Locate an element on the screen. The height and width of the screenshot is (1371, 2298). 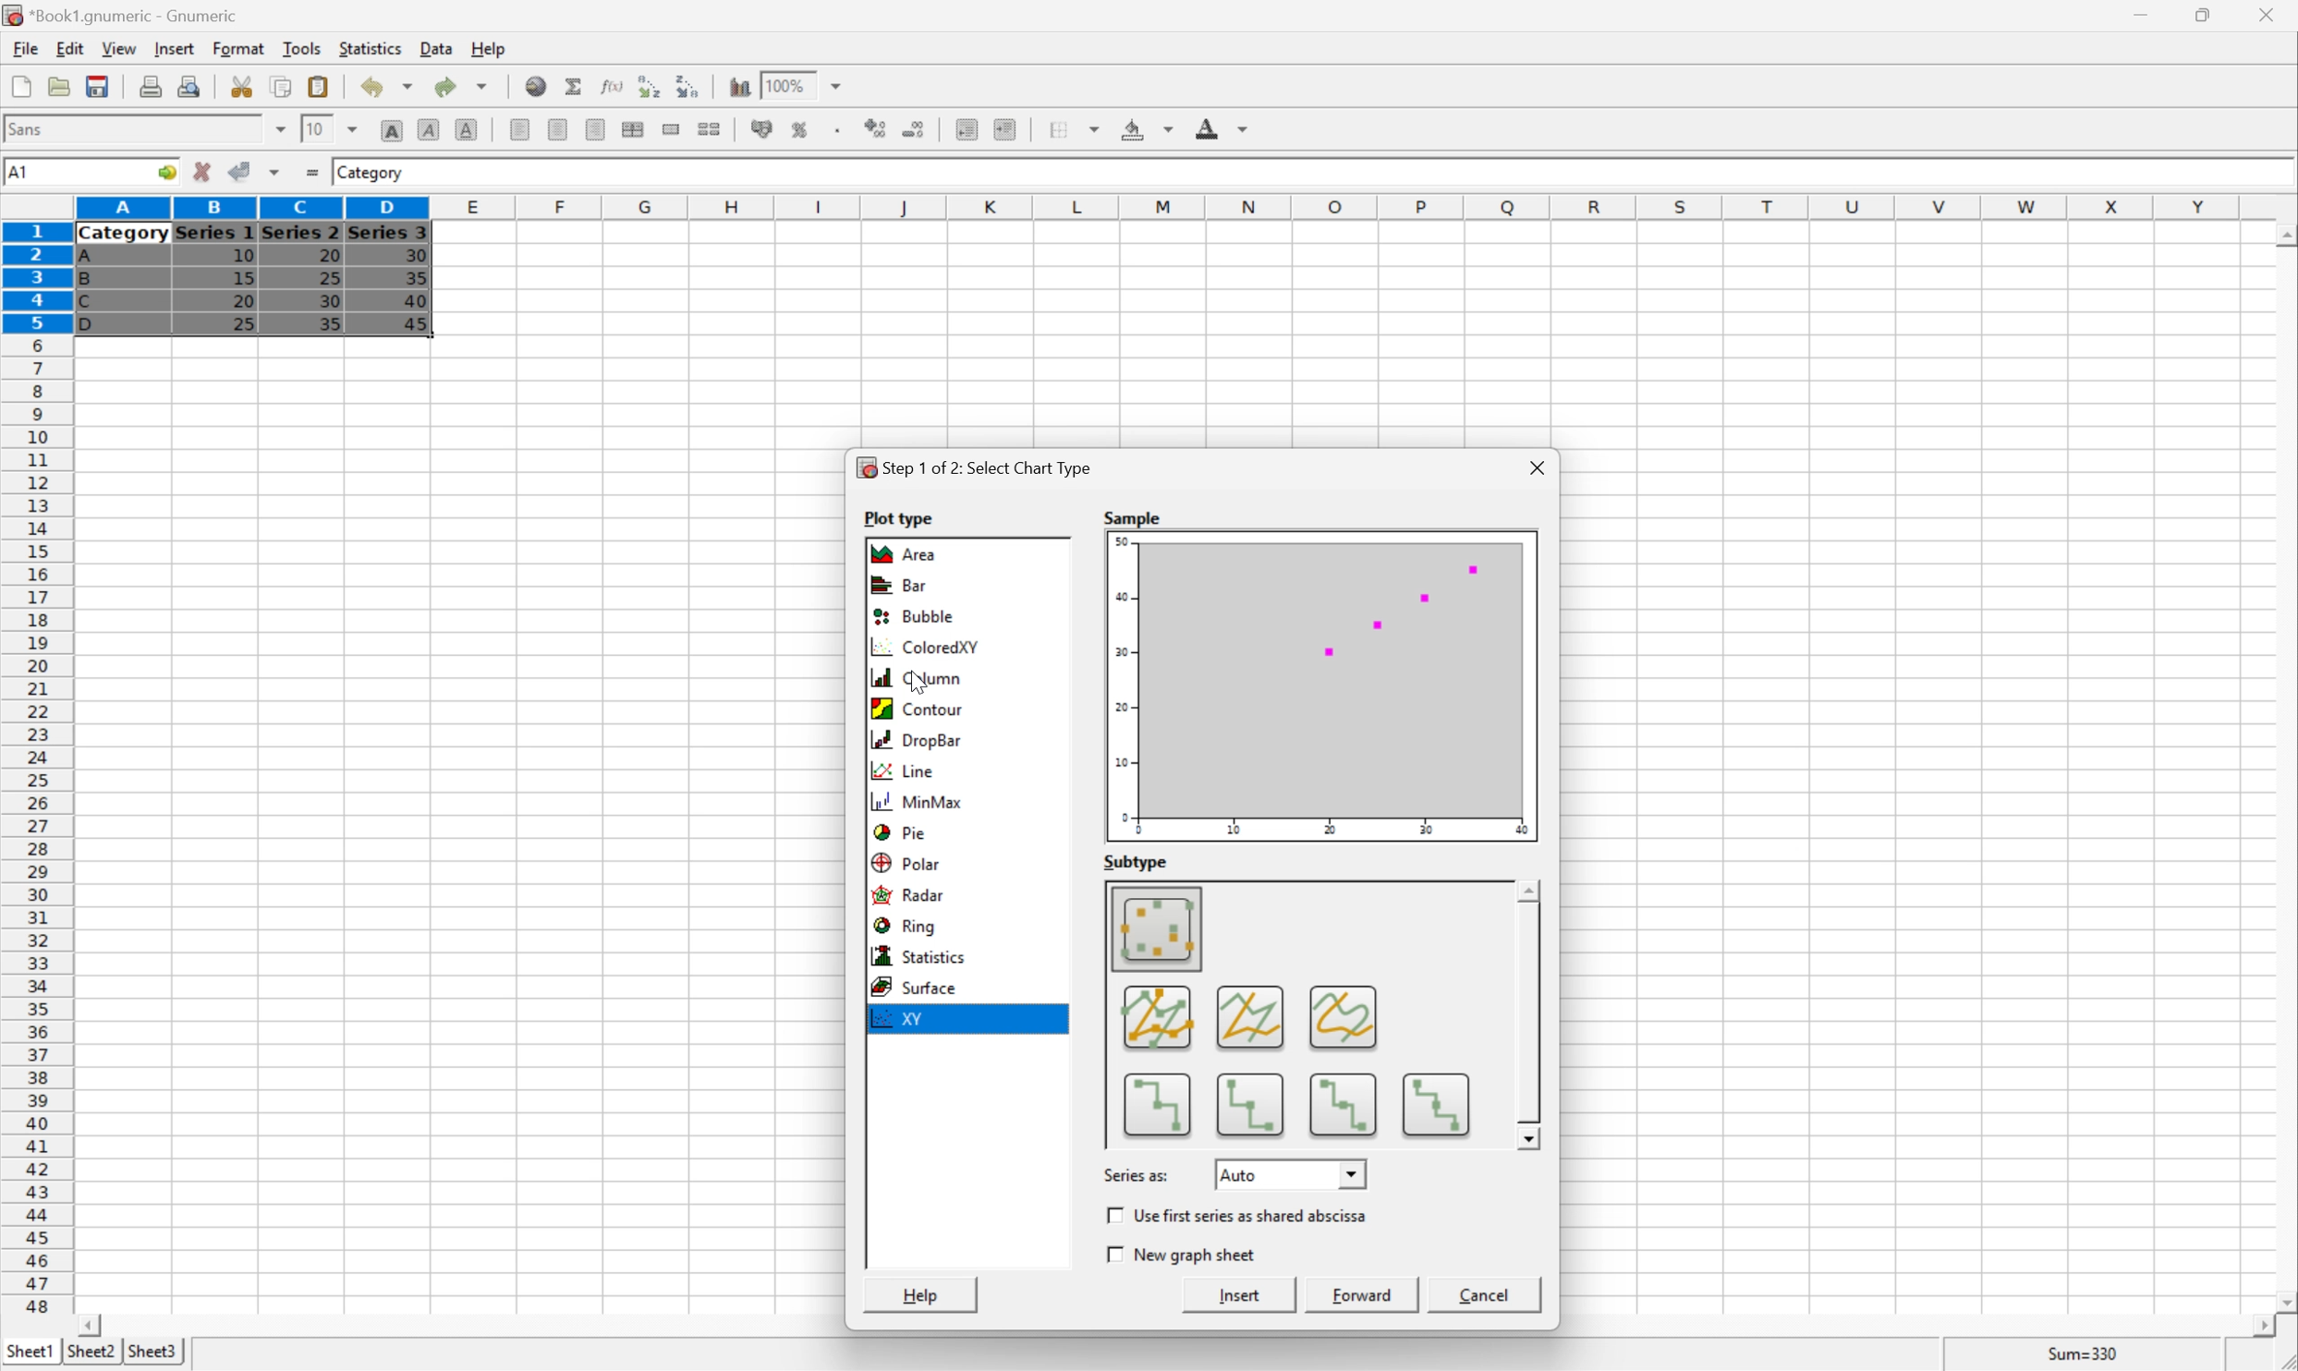
Sort the selected region in descending order based on the first column selected is located at coordinates (686, 85).